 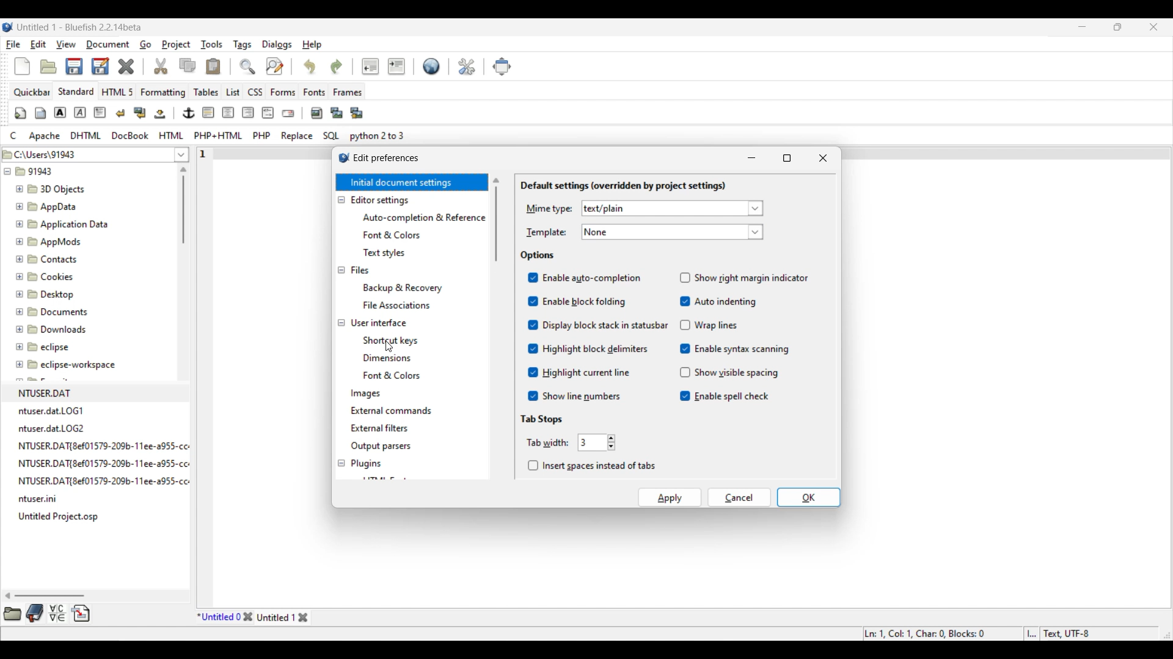 What do you see at coordinates (53, 411) in the screenshot?
I see `ntuser.dat.LOG1` at bounding box center [53, 411].